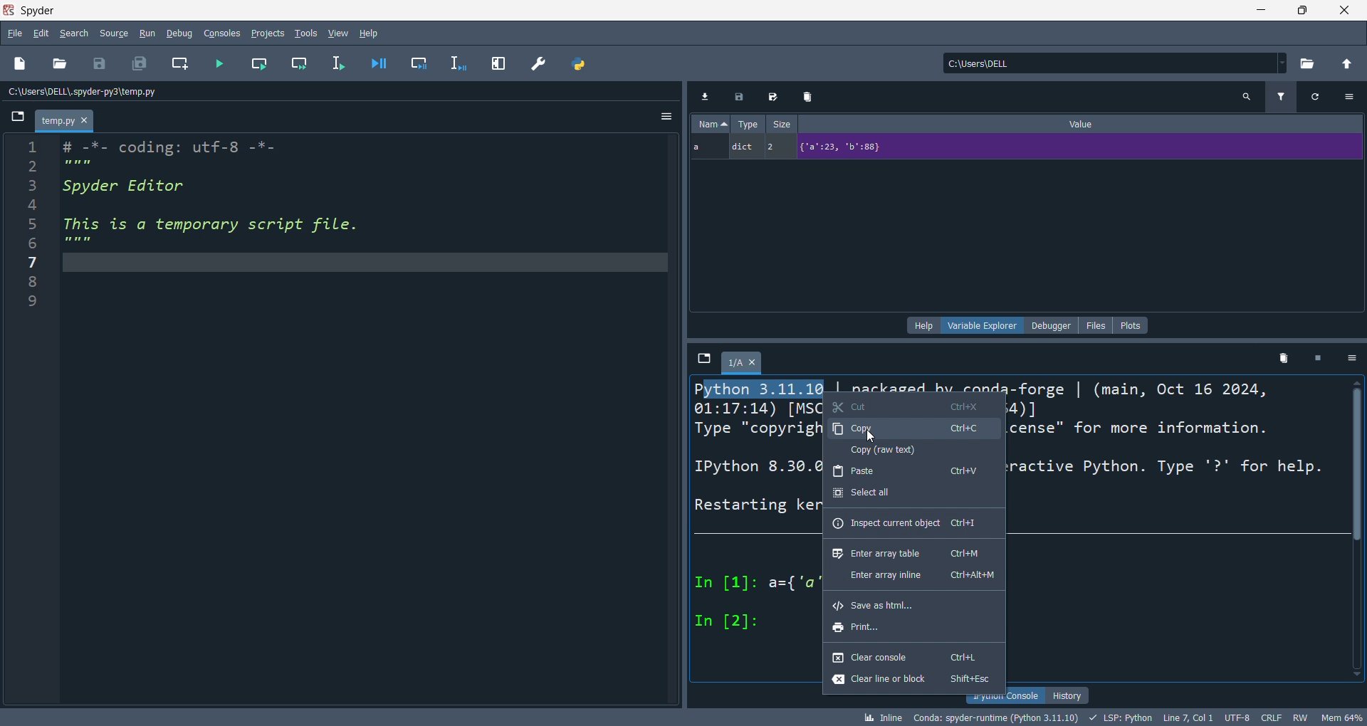  I want to click on open folder, so click(59, 65).